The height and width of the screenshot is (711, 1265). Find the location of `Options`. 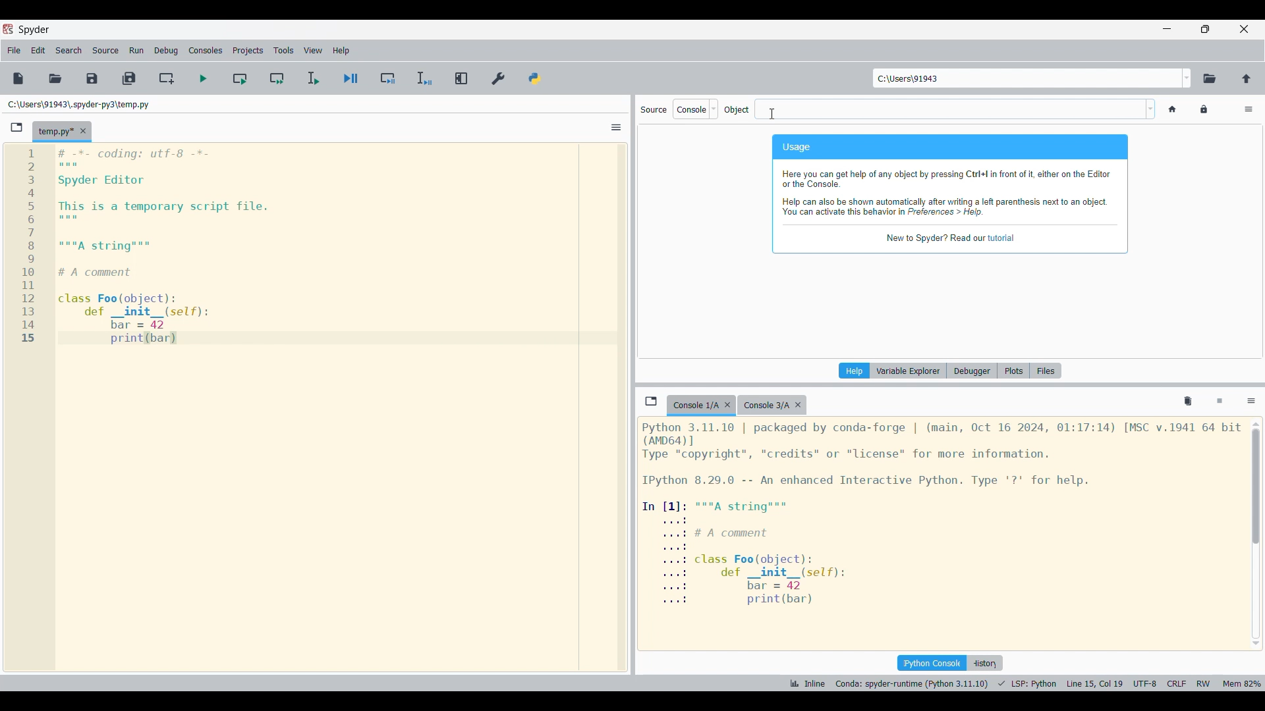

Options is located at coordinates (1249, 109).